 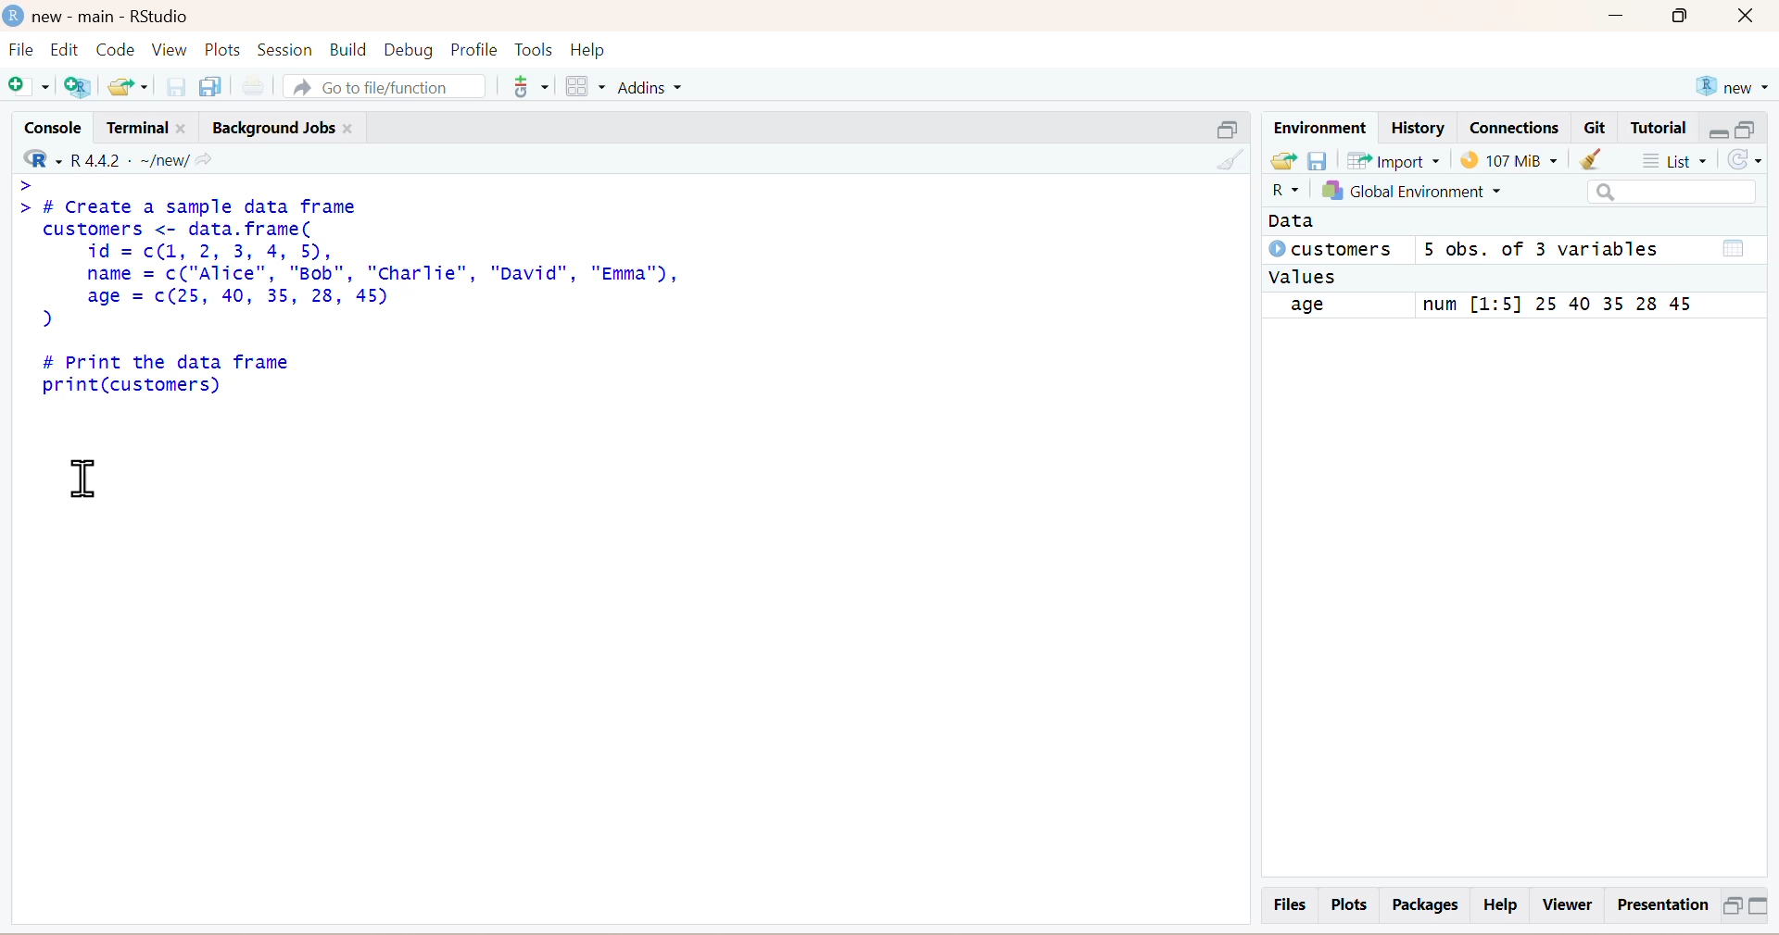 What do you see at coordinates (1764, 907) in the screenshot?
I see `Minimize` at bounding box center [1764, 907].